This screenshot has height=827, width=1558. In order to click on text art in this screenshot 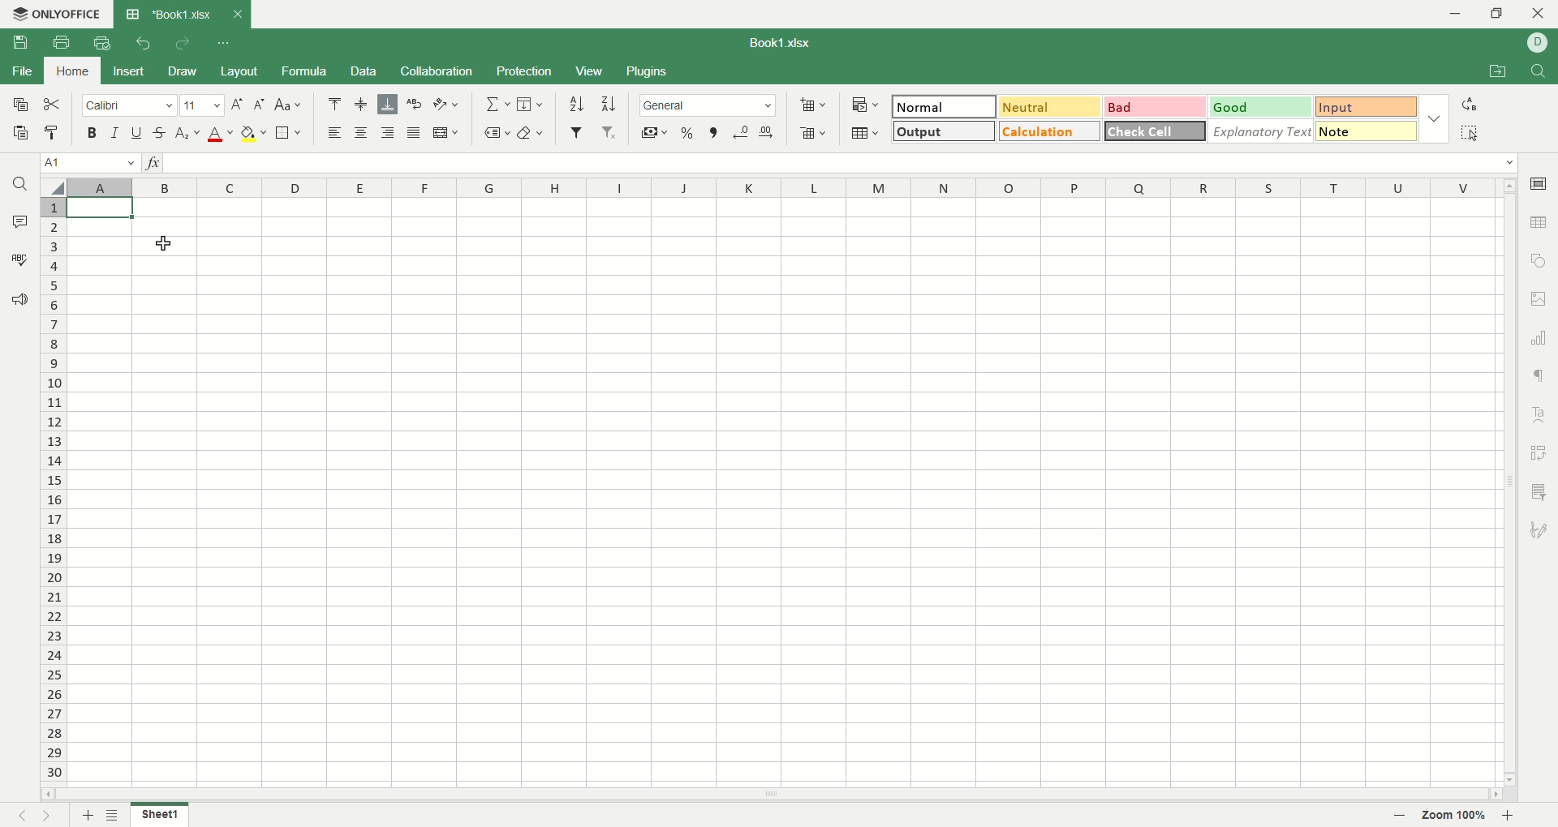, I will do `click(1542, 415)`.